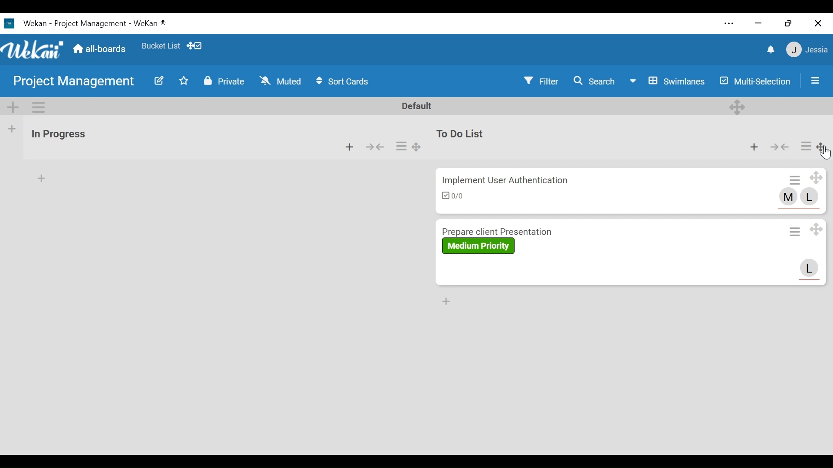 The height and width of the screenshot is (468, 833). Describe the element at coordinates (38, 107) in the screenshot. I see `Swimlane actions` at that location.